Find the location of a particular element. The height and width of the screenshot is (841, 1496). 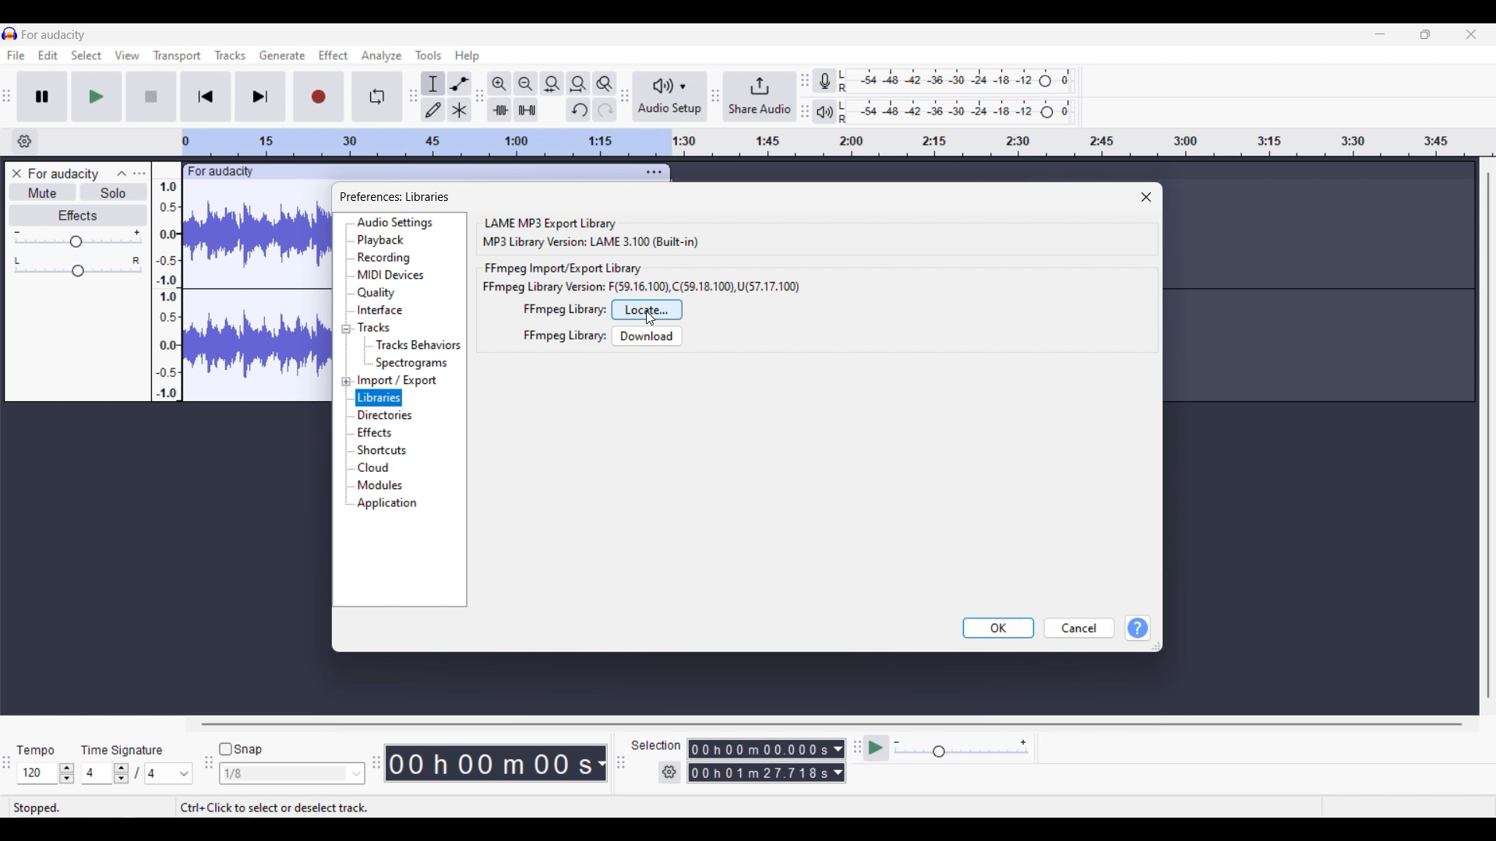

Tracks menu is located at coordinates (230, 55).